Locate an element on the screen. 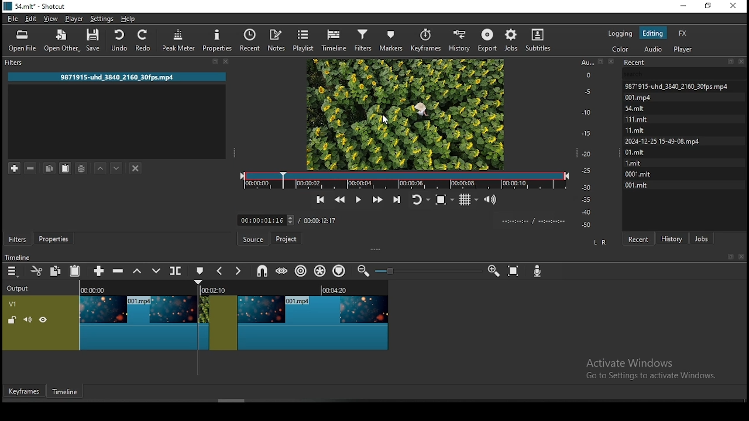 The width and height of the screenshot is (749, 421). keyframe is located at coordinates (25, 391).